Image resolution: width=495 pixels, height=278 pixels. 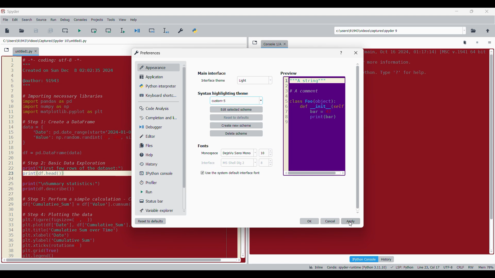 I want to click on Browse a working directory, so click(x=473, y=31).